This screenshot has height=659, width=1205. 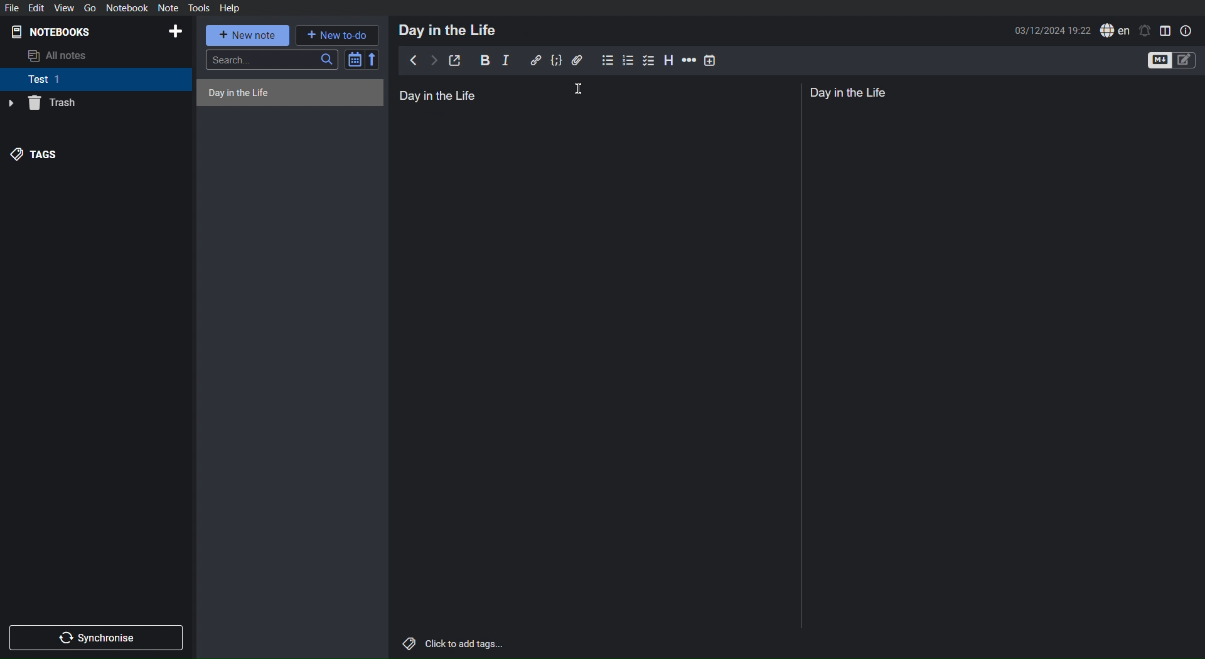 What do you see at coordinates (415, 59) in the screenshot?
I see `Back` at bounding box center [415, 59].